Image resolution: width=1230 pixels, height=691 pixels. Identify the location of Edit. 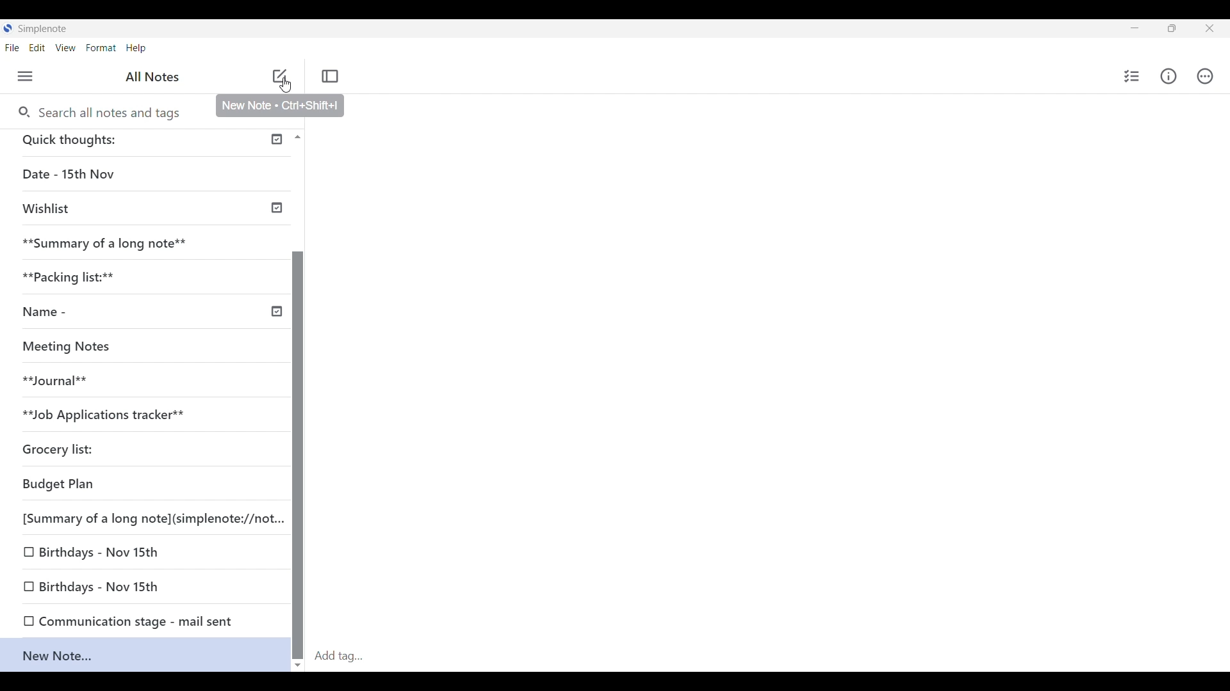
(37, 48).